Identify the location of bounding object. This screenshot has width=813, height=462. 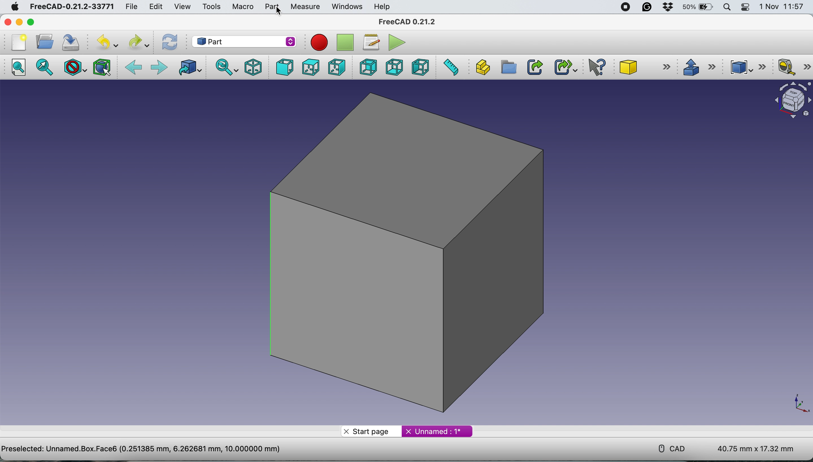
(102, 68).